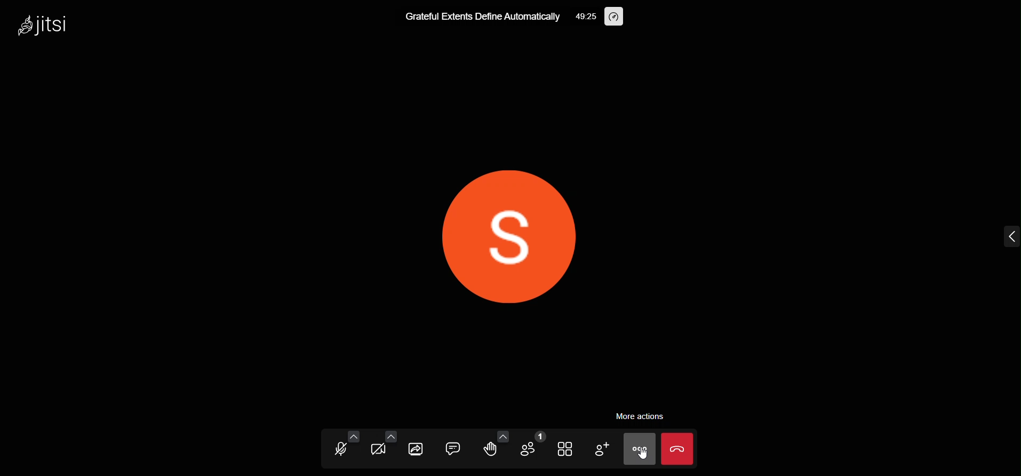  I want to click on chat, so click(454, 447).